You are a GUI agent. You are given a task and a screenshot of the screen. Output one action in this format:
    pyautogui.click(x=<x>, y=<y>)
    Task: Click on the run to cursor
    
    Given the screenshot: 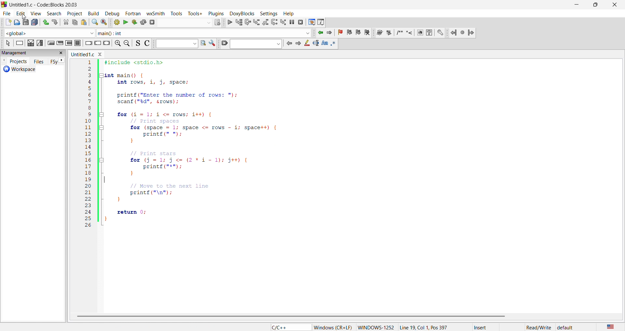 What is the action you would take?
    pyautogui.click(x=239, y=22)
    